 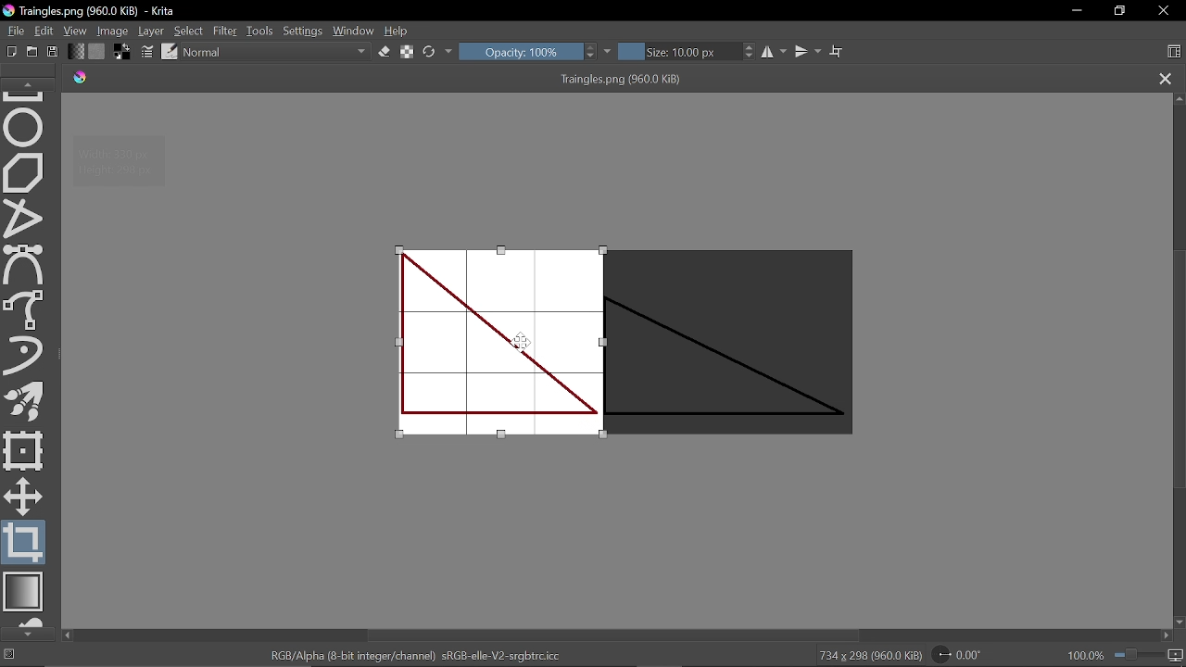 What do you see at coordinates (92, 12) in the screenshot?
I see `Traingles.png (960.0 KiB) - Krita` at bounding box center [92, 12].